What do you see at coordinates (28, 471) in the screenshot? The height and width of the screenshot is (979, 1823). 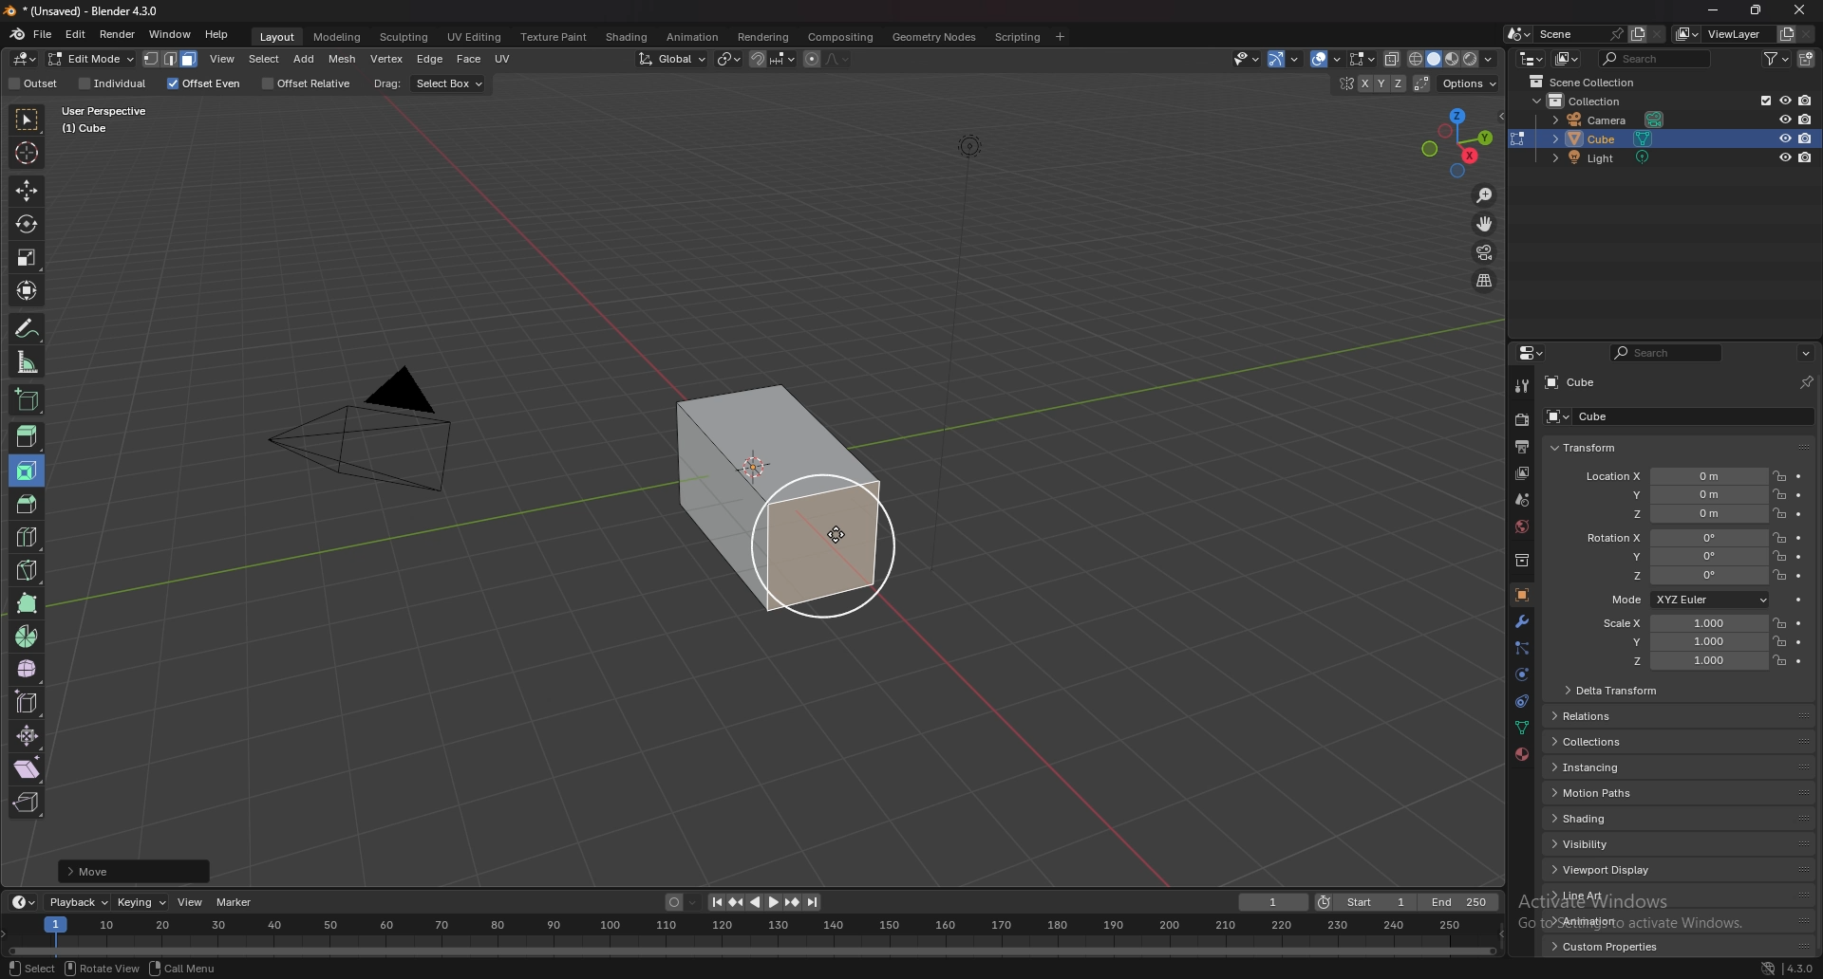 I see `inset faces` at bounding box center [28, 471].